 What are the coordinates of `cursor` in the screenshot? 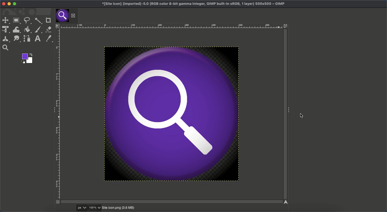 It's located at (301, 116).